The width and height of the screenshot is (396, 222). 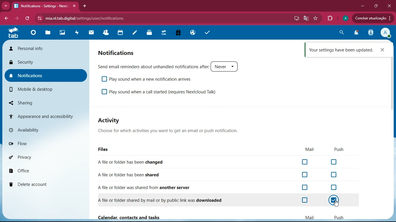 What do you see at coordinates (77, 34) in the screenshot?
I see `activity` at bounding box center [77, 34].